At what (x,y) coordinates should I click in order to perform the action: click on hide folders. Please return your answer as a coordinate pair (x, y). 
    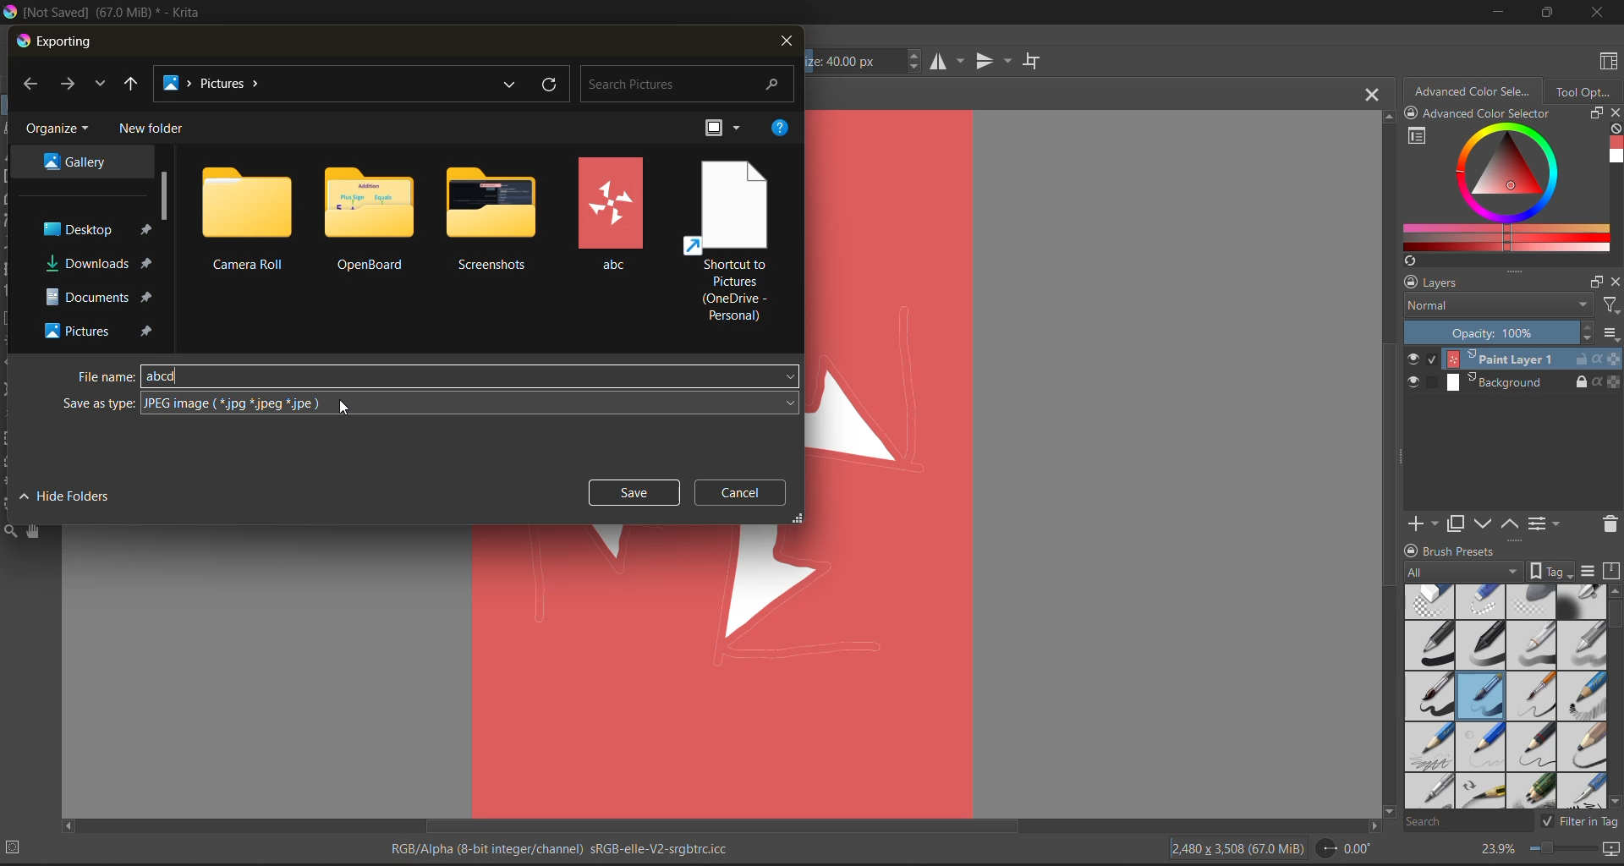
    Looking at the image, I should click on (63, 499).